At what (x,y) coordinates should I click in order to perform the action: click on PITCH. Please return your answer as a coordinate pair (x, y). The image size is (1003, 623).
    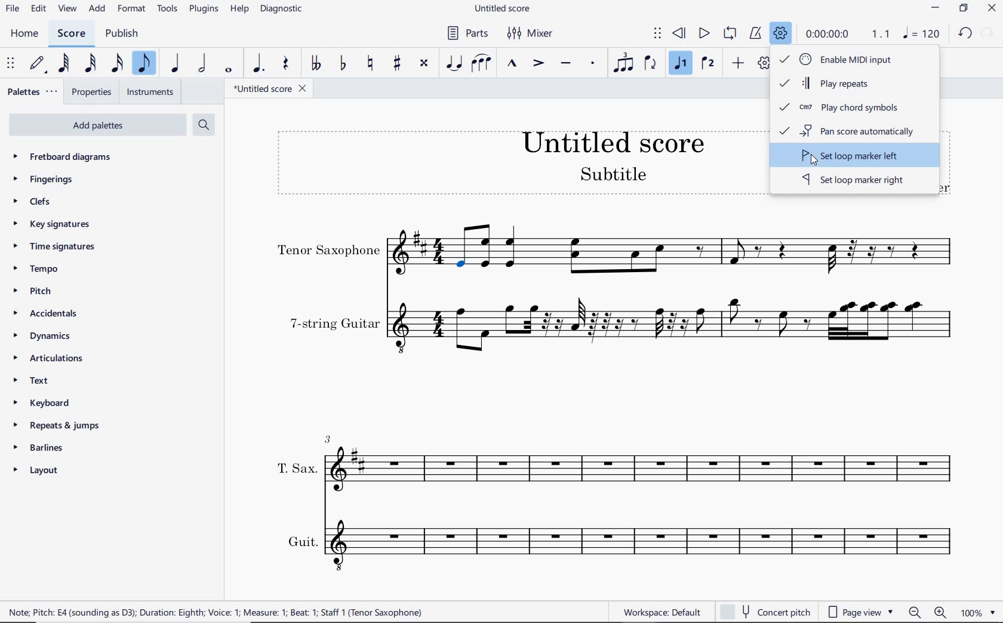
    Looking at the image, I should click on (31, 291).